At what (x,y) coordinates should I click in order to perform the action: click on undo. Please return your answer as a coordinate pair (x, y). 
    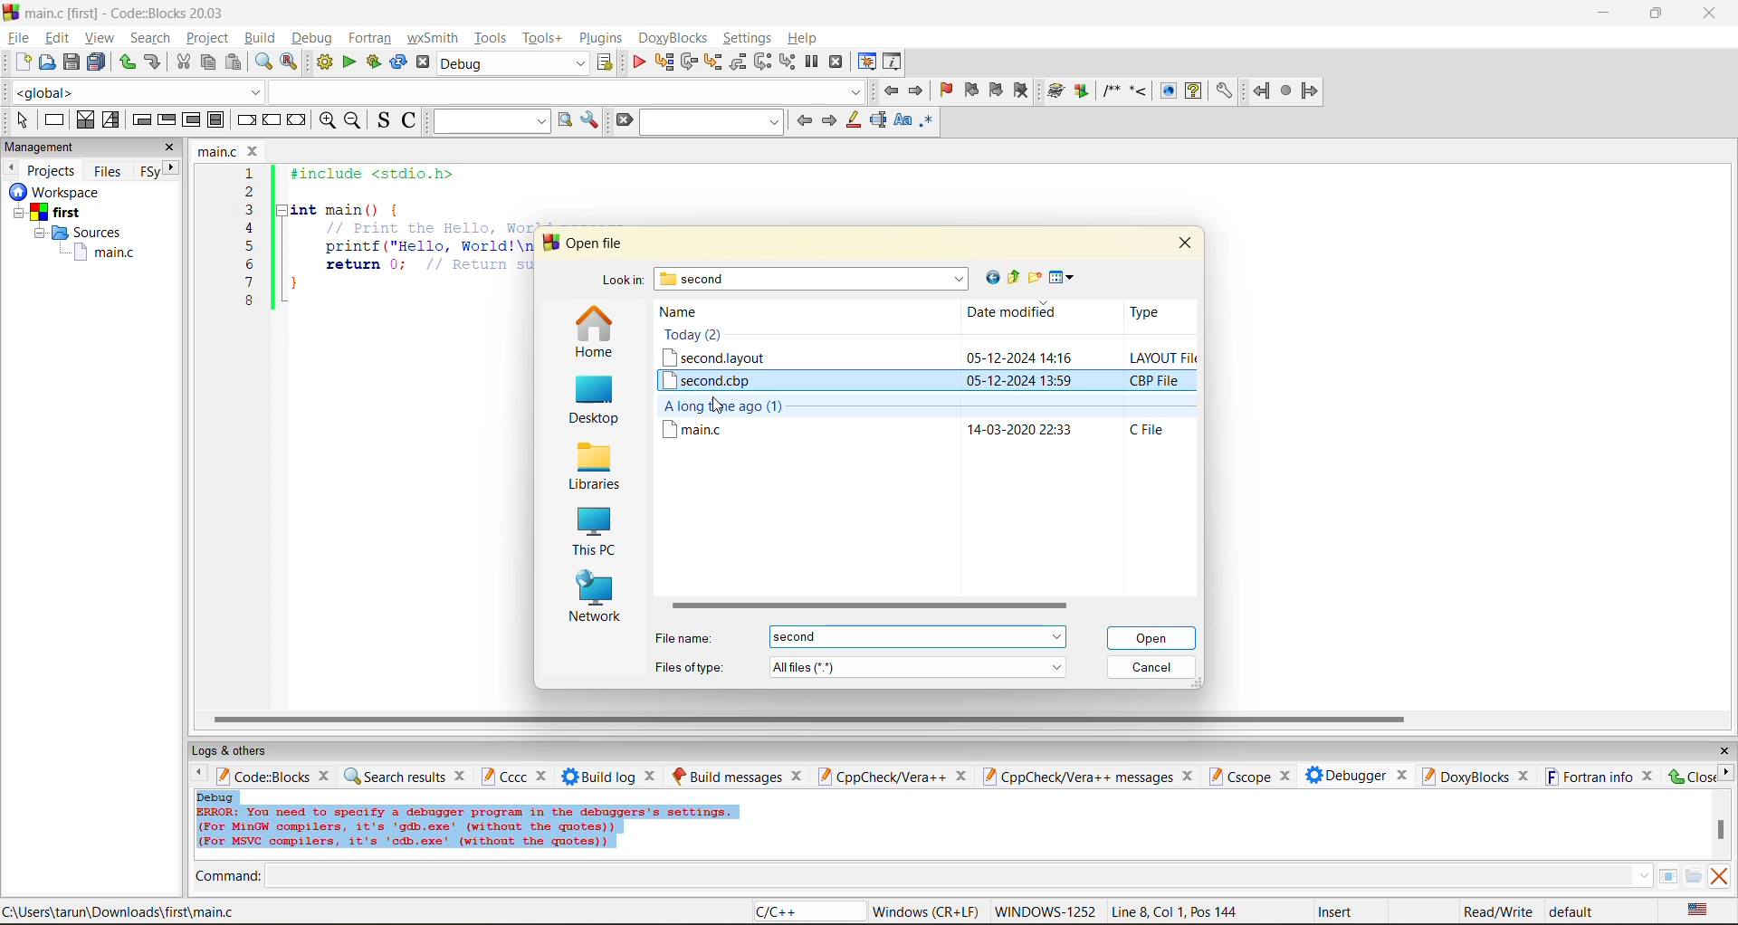
    Looking at the image, I should click on (150, 62).